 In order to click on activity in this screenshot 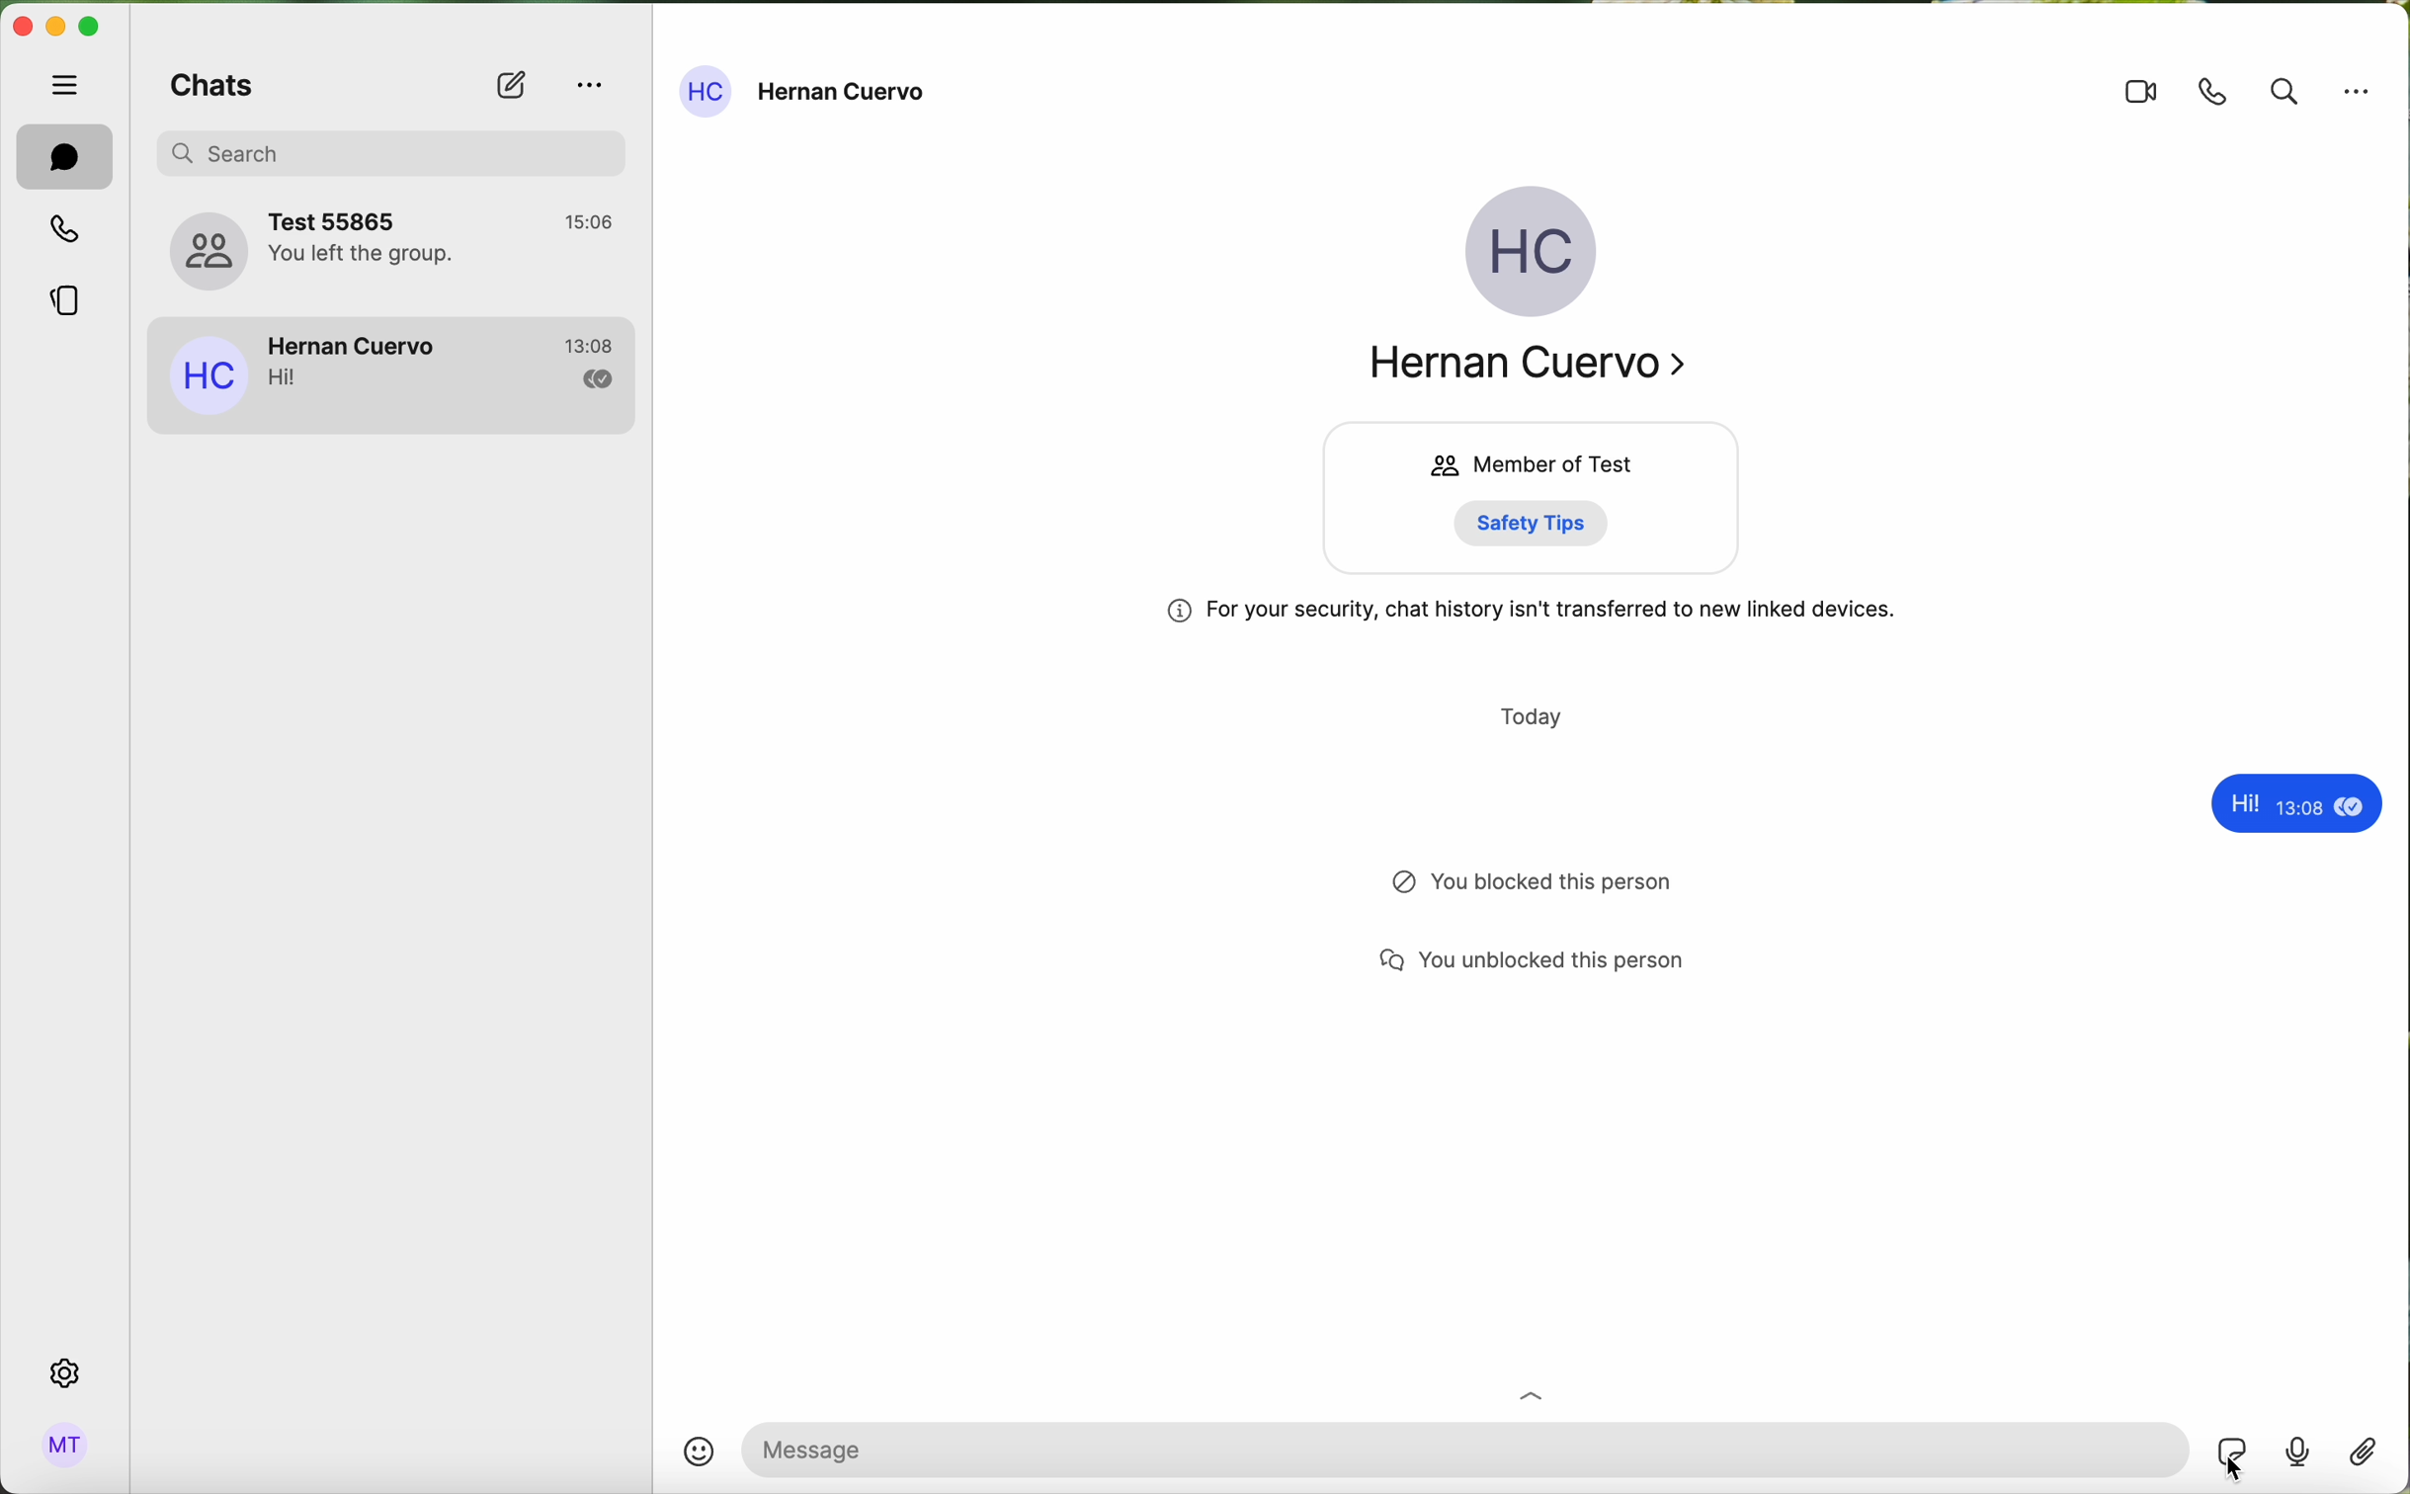, I will do `click(1547, 886)`.